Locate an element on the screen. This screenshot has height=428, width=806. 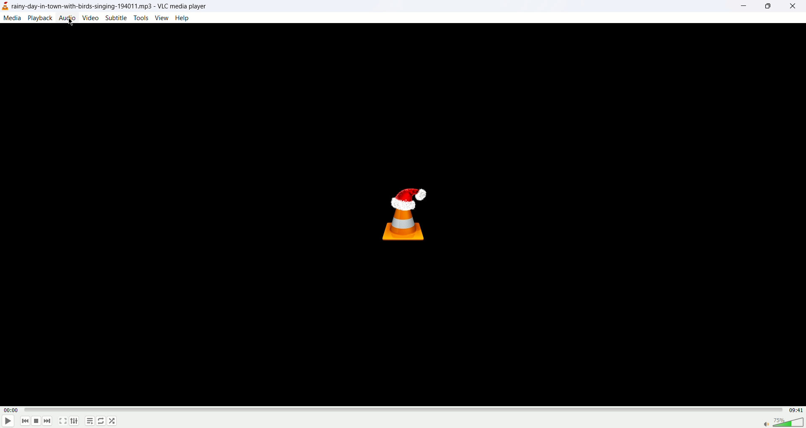
total time is located at coordinates (793, 410).